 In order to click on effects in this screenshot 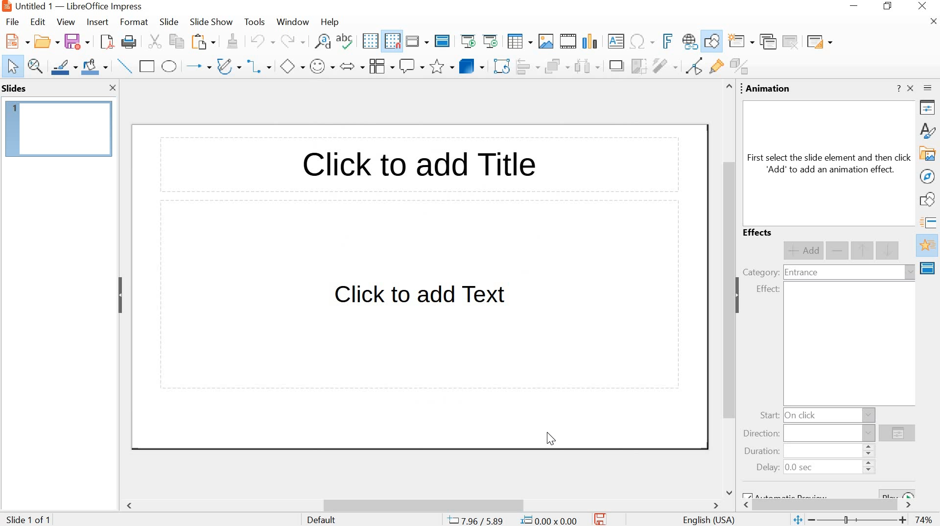, I will do `click(759, 233)`.